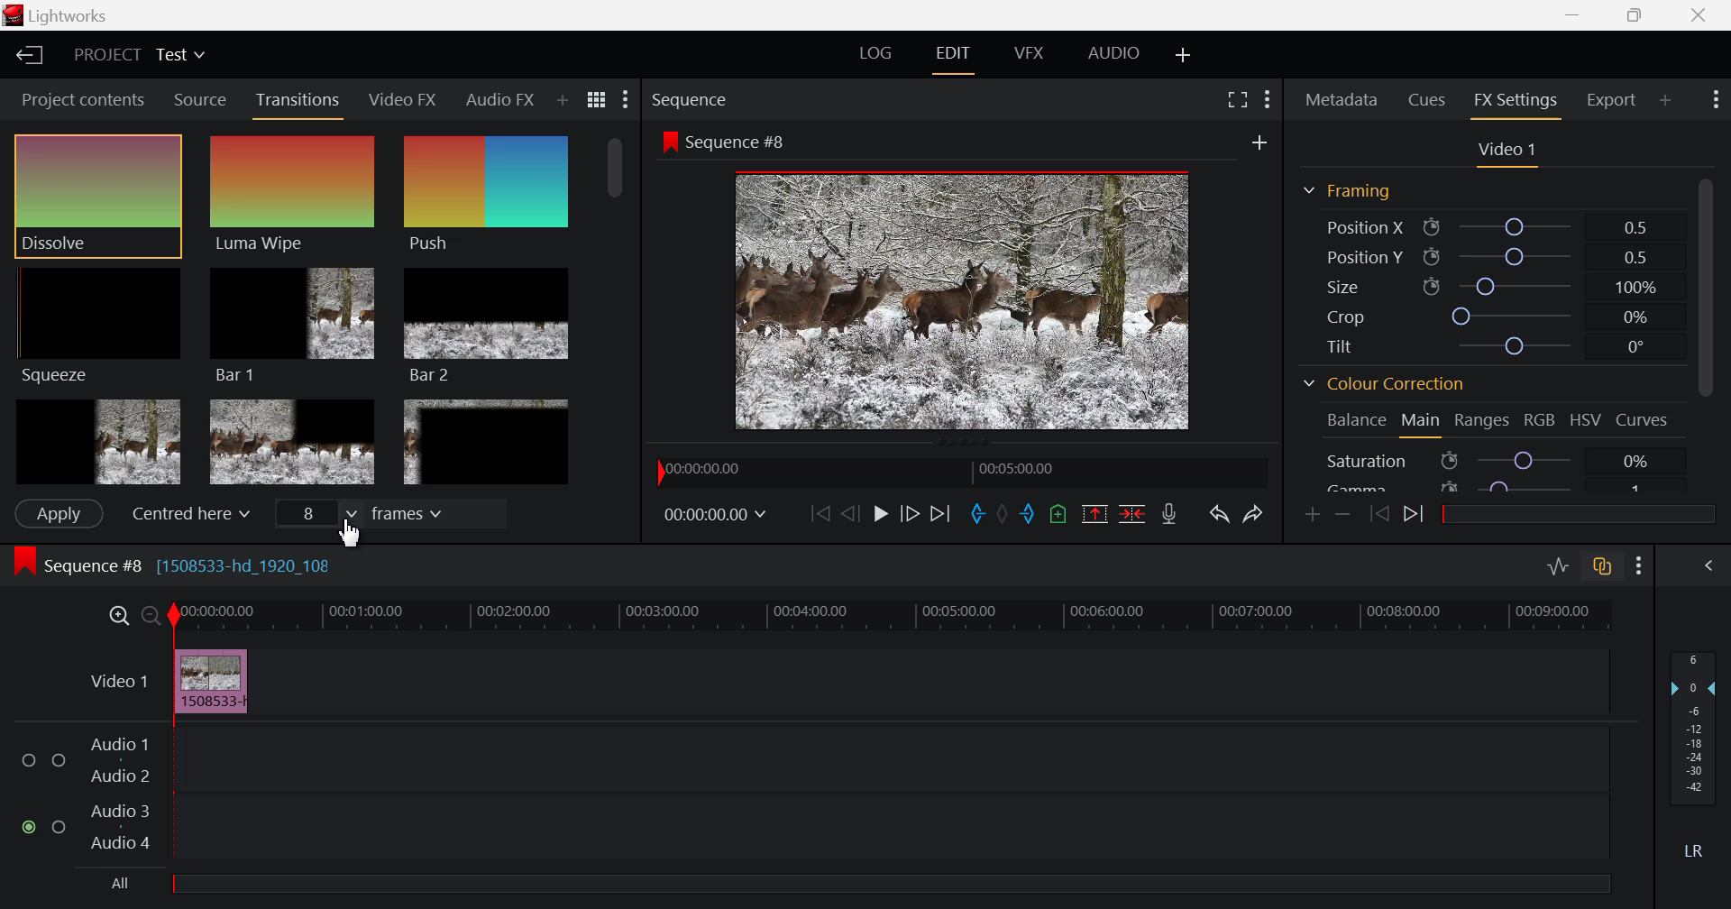 Image resolution: width=1731 pixels, height=909 pixels. Describe the element at coordinates (613, 317) in the screenshot. I see `Scroll Bar` at that location.